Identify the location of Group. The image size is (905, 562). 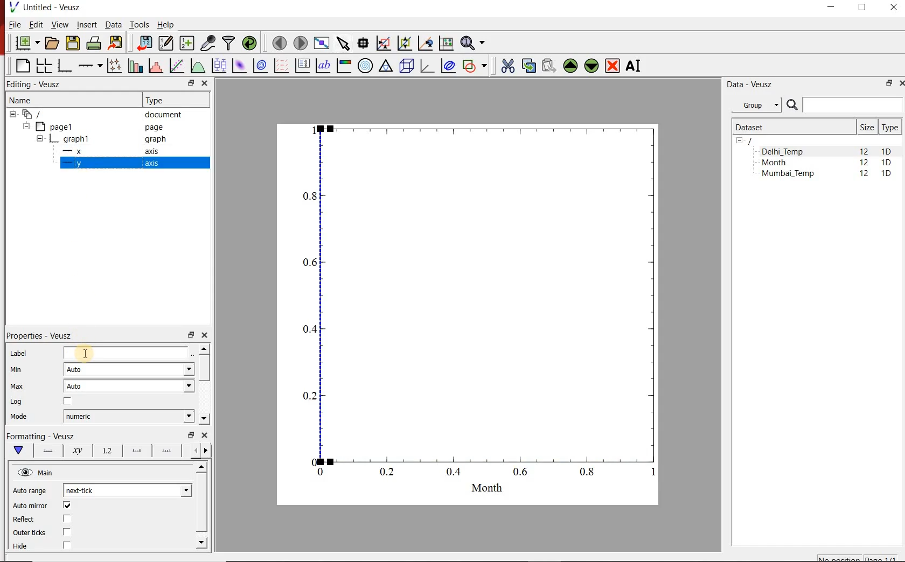
(756, 104).